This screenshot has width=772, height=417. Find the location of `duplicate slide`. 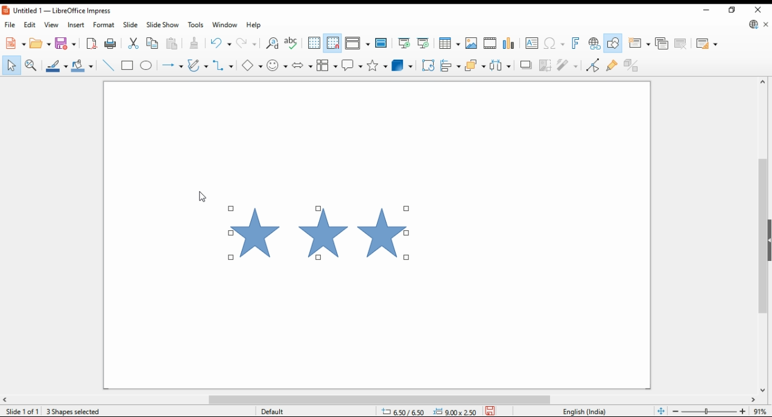

duplicate slide is located at coordinates (662, 43).